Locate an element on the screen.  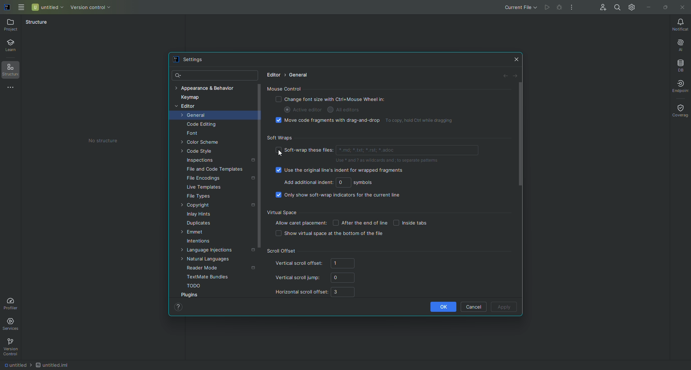
Profiler is located at coordinates (12, 302).